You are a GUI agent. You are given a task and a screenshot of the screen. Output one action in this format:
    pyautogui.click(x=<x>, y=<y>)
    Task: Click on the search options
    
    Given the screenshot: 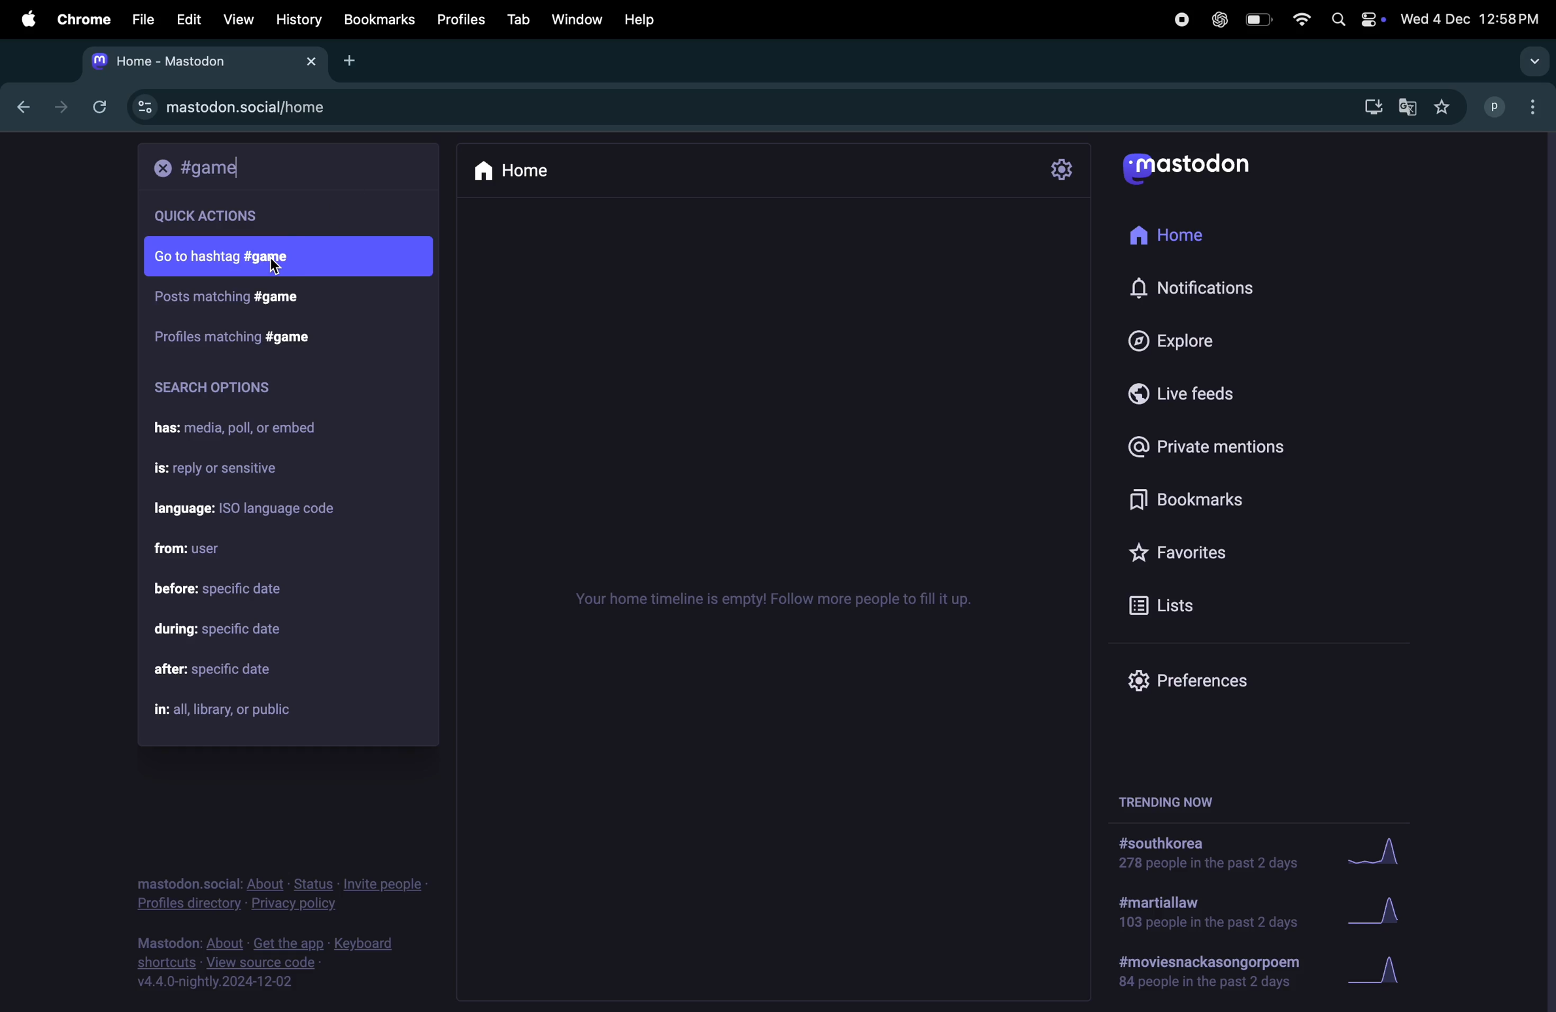 What is the action you would take?
    pyautogui.click(x=218, y=391)
    